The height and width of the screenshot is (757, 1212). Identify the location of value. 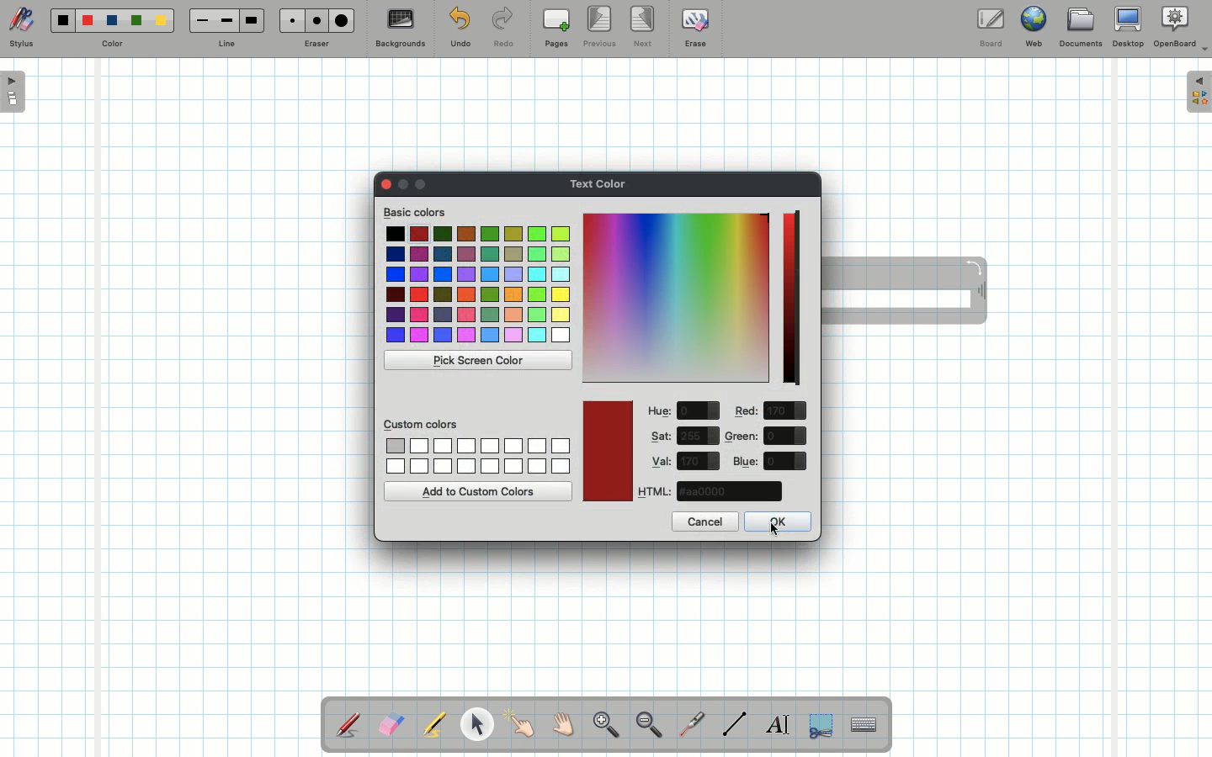
(699, 436).